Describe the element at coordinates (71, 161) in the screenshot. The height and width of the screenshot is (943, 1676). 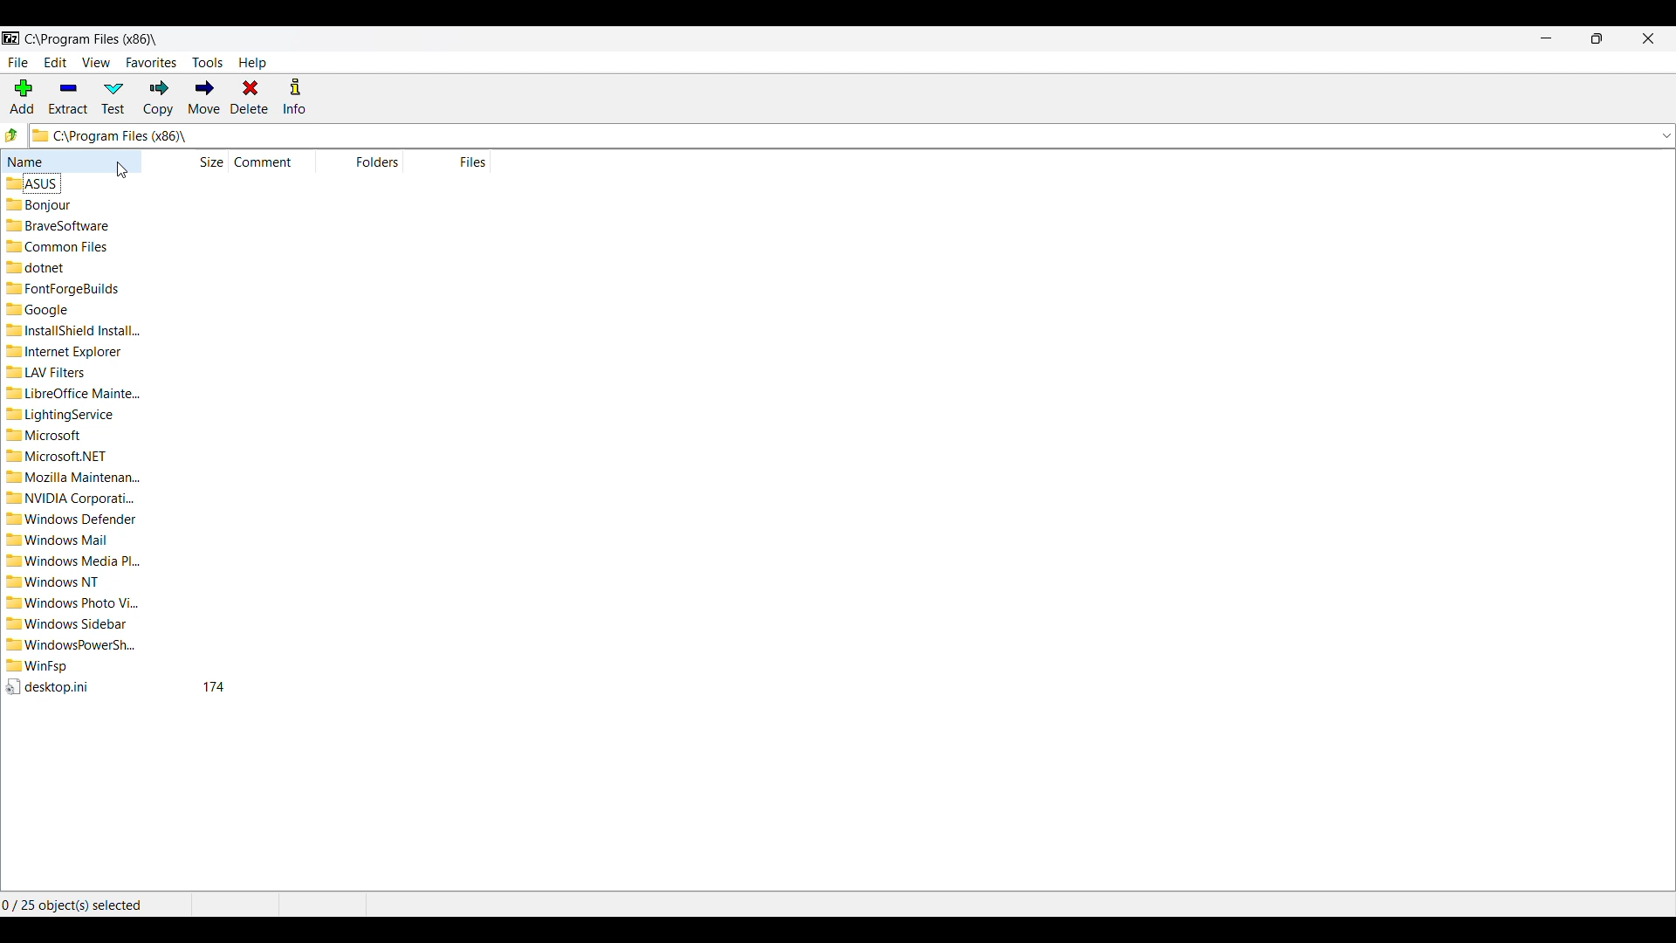
I see `Name column highlighted by cursor` at that location.